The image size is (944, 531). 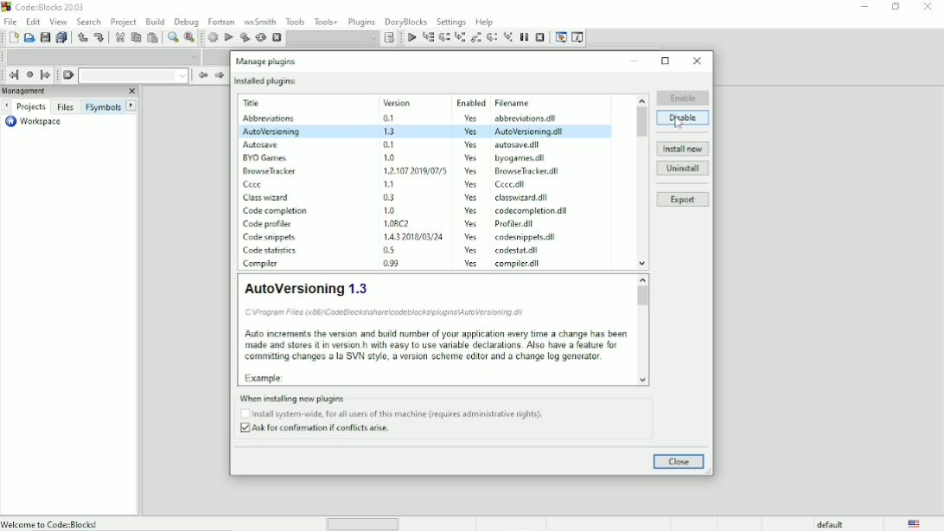 I want to click on 0.1, so click(x=389, y=144).